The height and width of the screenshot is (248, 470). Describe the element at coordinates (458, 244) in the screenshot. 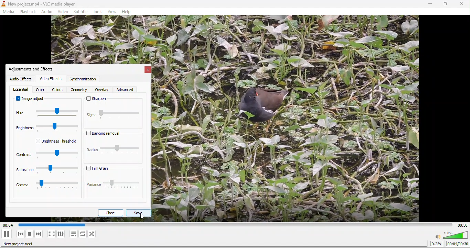

I see `00.01/ 00.30` at that location.